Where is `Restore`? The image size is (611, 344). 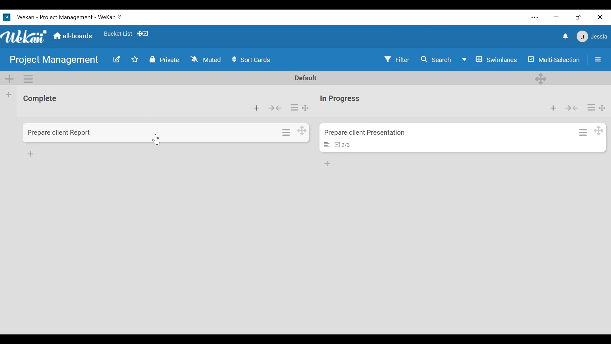
Restore is located at coordinates (577, 17).